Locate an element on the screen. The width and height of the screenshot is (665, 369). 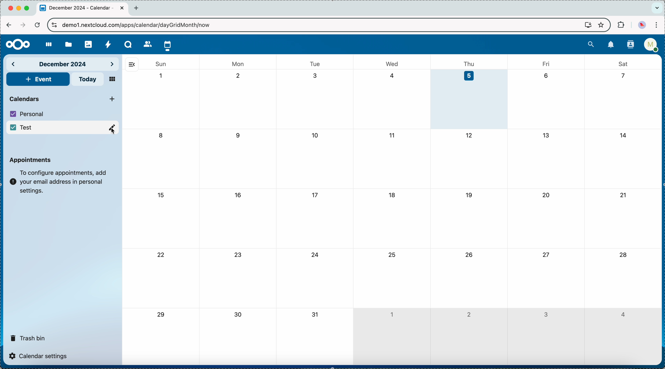
note is located at coordinates (59, 180).